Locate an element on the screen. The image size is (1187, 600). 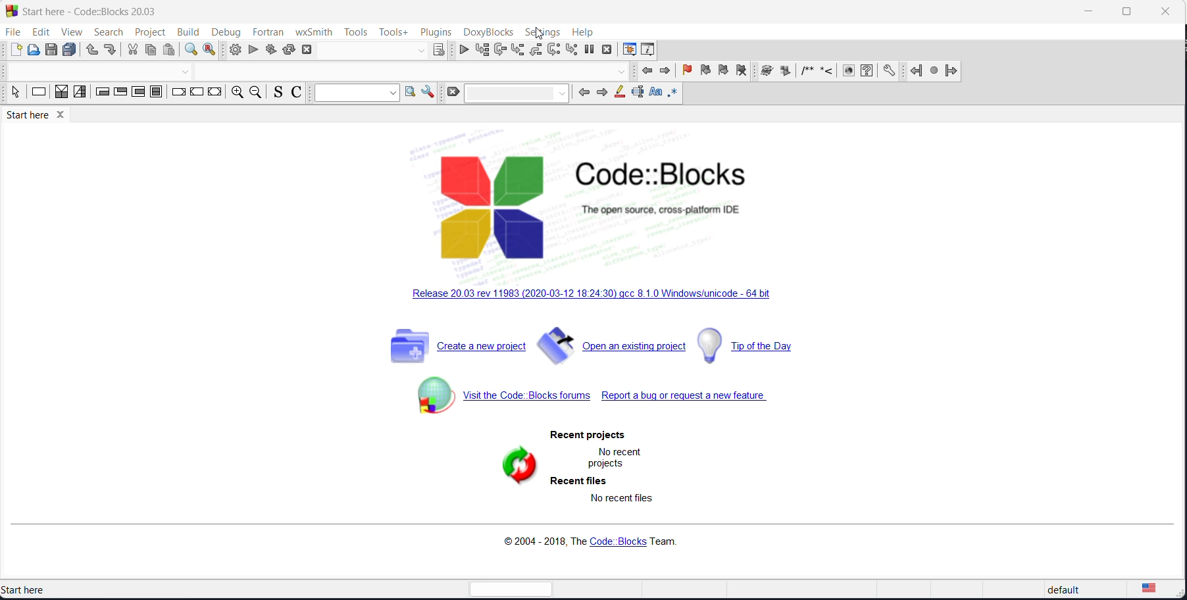
fortran is located at coordinates (266, 31).